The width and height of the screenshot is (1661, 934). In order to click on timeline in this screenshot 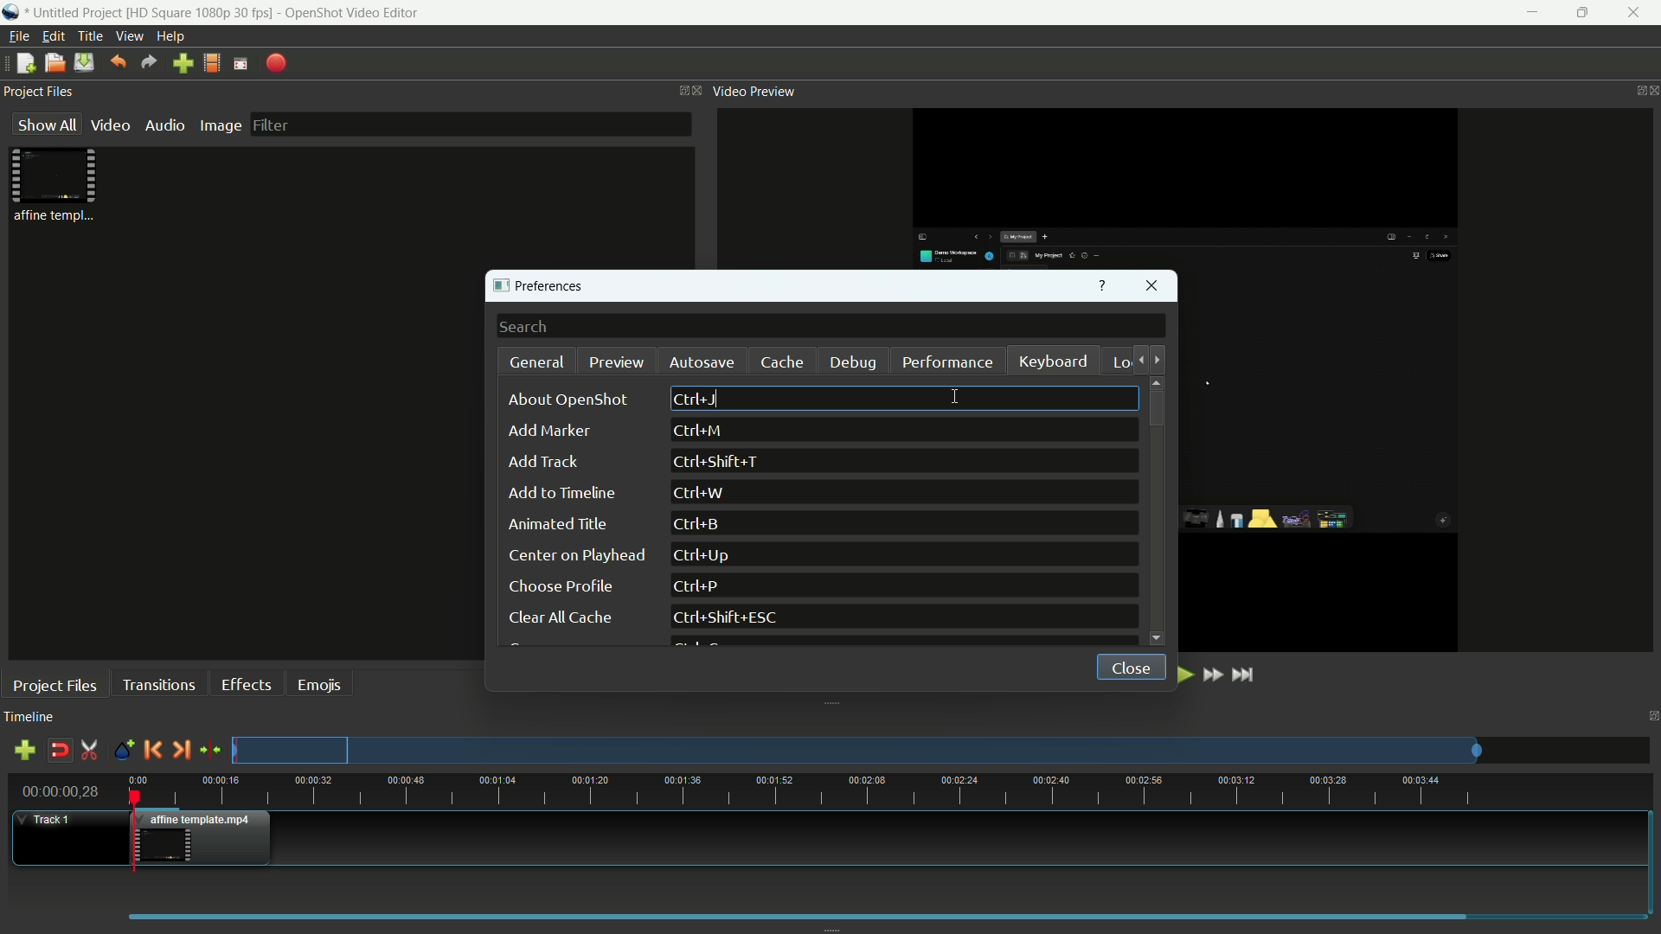, I will do `click(29, 718)`.